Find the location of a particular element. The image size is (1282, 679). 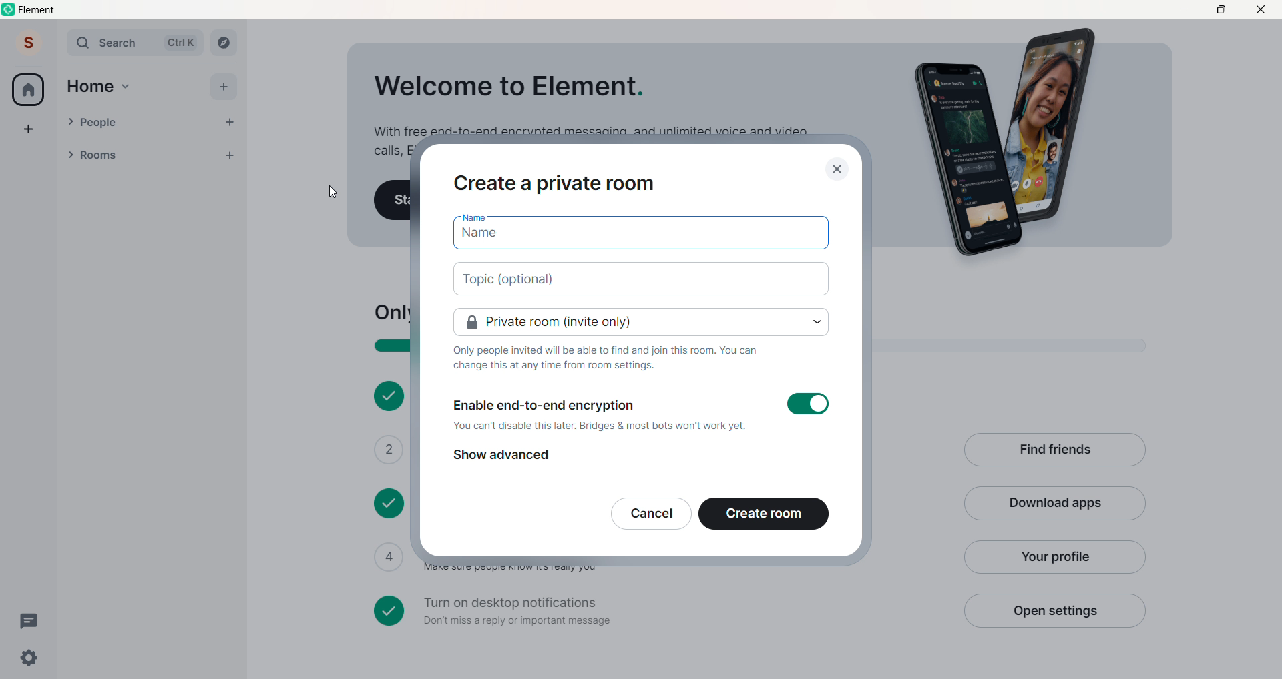

Open Settings is located at coordinates (1054, 610).